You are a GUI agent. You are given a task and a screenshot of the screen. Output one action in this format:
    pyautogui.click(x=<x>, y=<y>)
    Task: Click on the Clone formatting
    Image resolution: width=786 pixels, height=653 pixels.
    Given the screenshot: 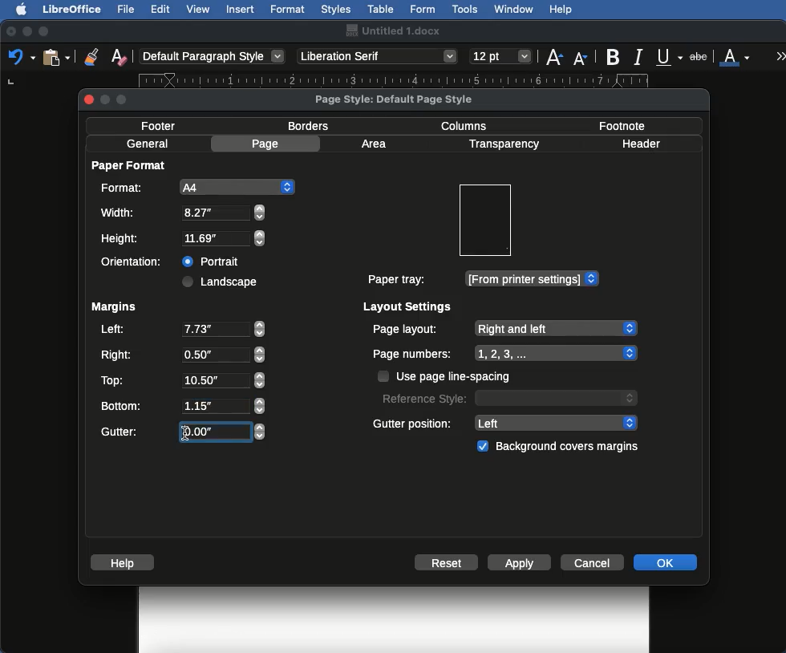 What is the action you would take?
    pyautogui.click(x=91, y=56)
    